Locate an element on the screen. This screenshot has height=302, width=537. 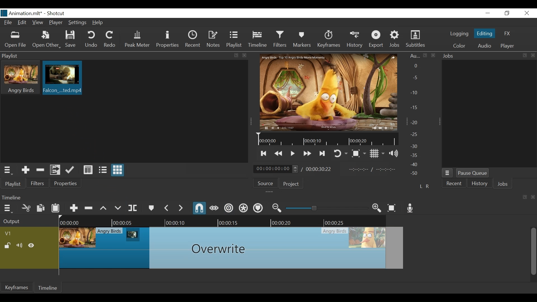
Playlist is located at coordinates (234, 40).